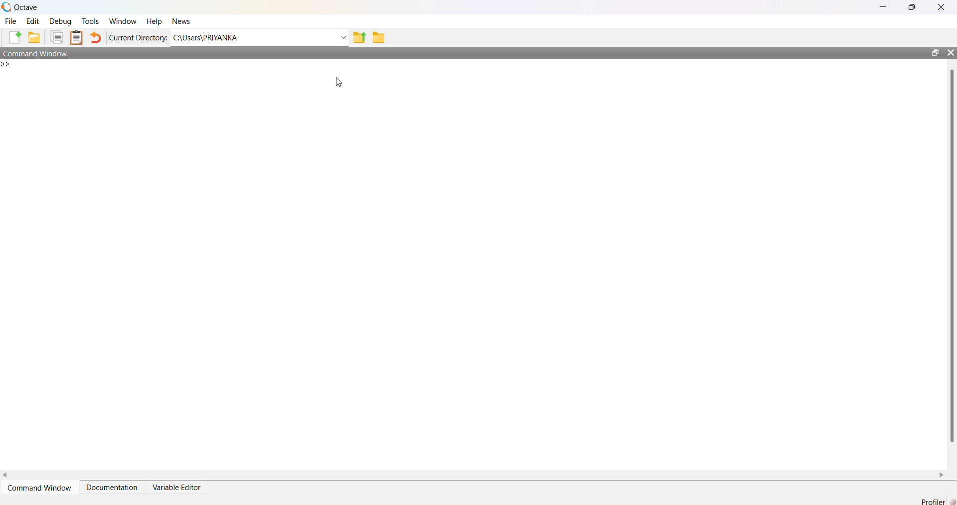 The height and width of the screenshot is (505, 957). I want to click on Current Directory:, so click(139, 37).